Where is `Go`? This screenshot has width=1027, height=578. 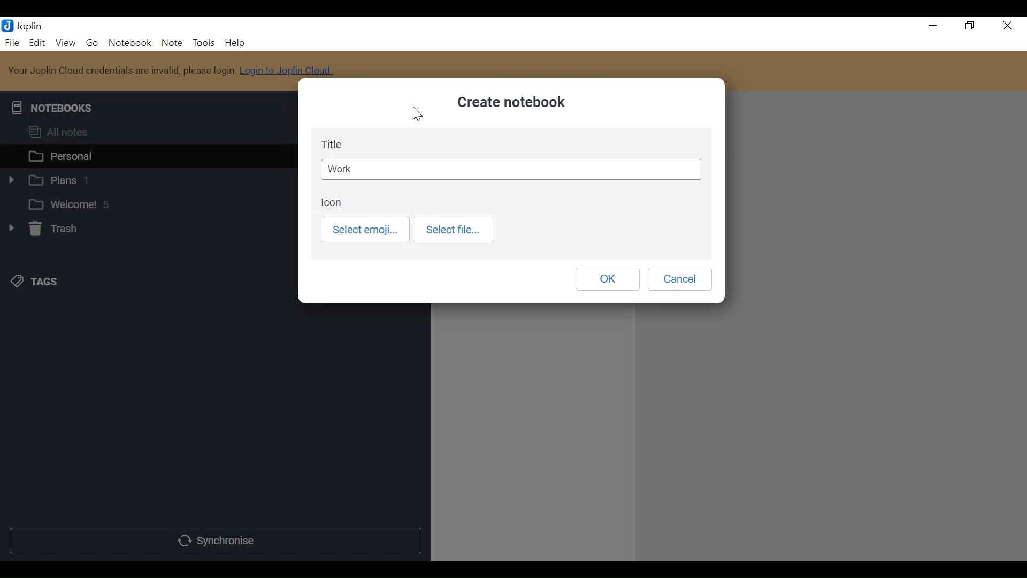 Go is located at coordinates (93, 42).